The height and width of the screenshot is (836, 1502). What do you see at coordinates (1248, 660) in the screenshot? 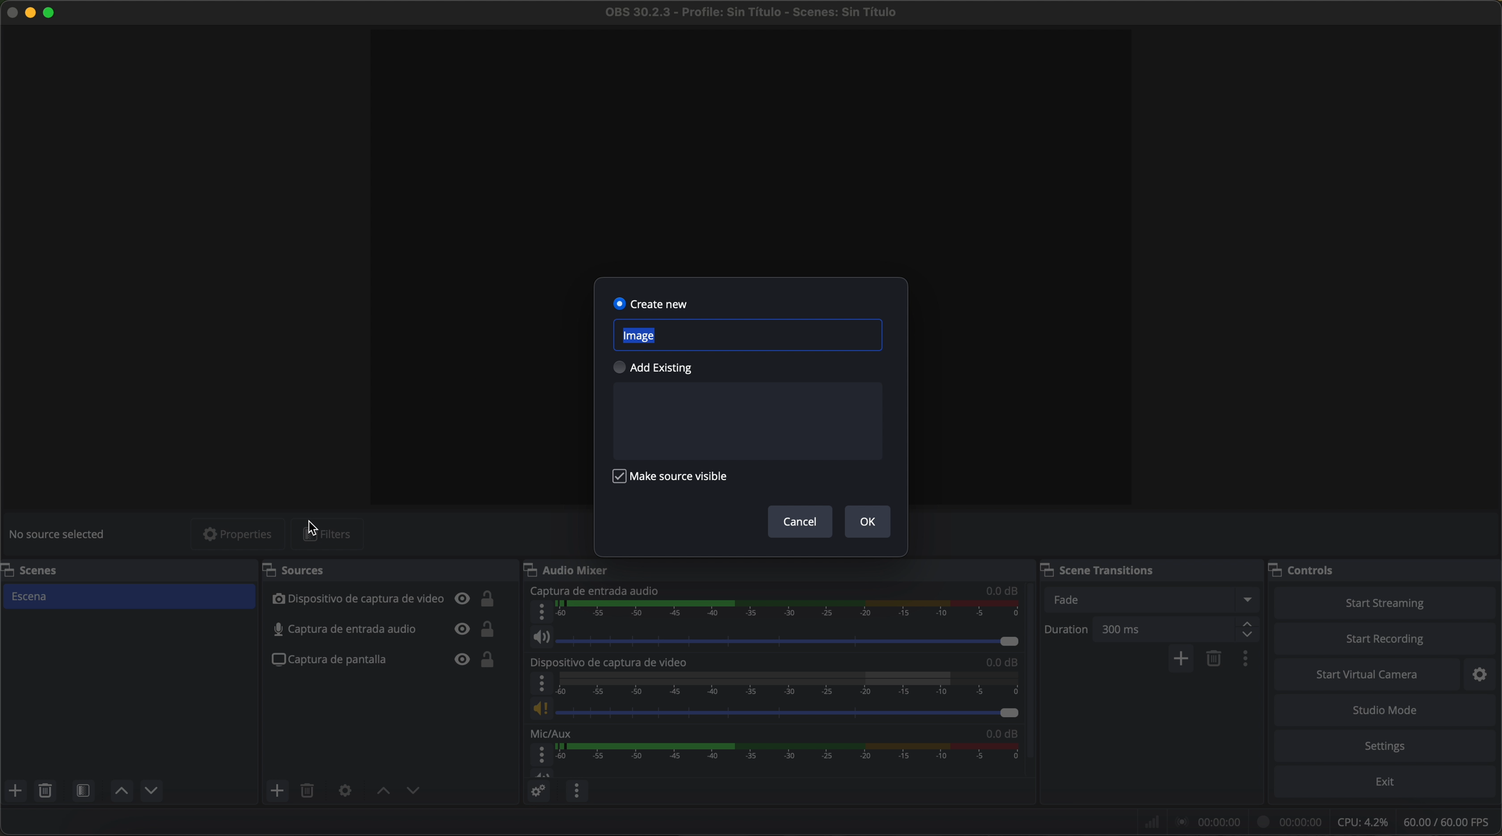
I see `transition properties` at bounding box center [1248, 660].